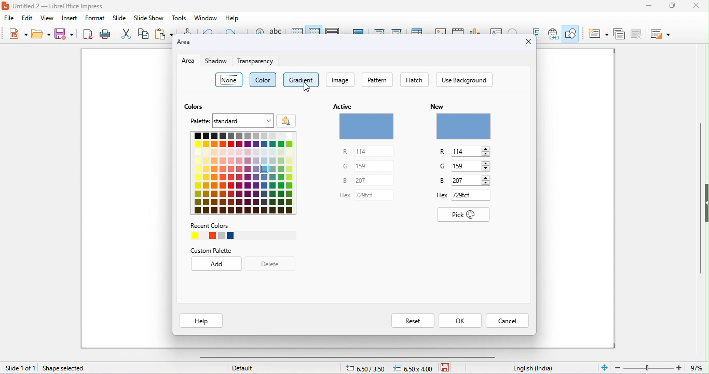 This screenshot has width=709, height=374. Describe the element at coordinates (339, 182) in the screenshot. I see `b` at that location.